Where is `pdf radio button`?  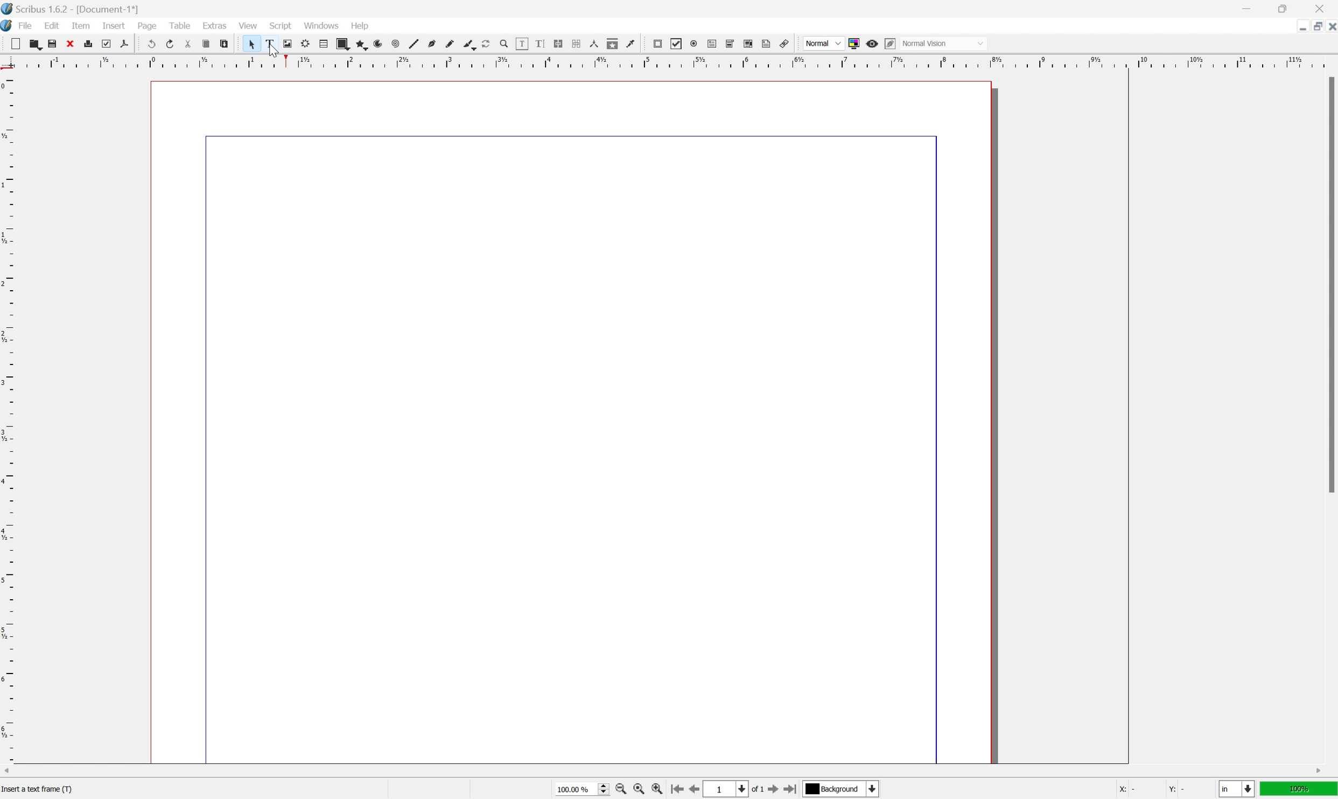 pdf radio button is located at coordinates (693, 44).